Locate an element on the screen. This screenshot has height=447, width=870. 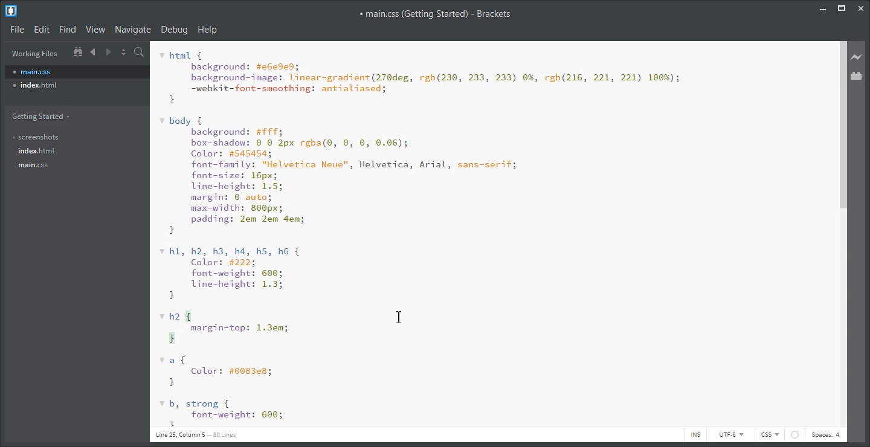
UTF-8 is located at coordinates (730, 434).